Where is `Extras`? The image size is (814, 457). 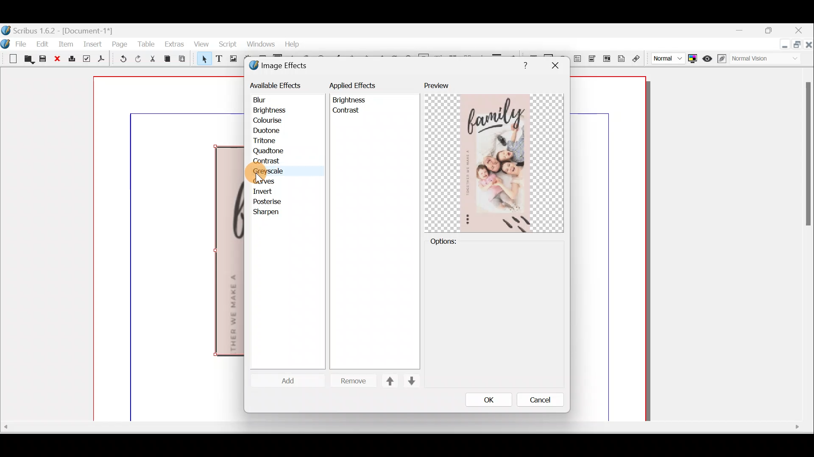 Extras is located at coordinates (174, 46).